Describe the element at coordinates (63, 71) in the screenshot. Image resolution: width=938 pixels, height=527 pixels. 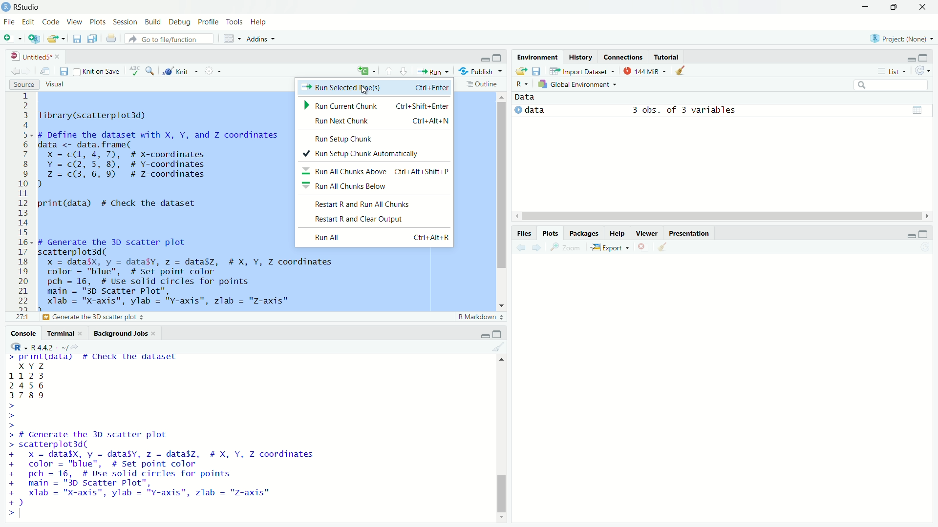
I see `save current document` at that location.